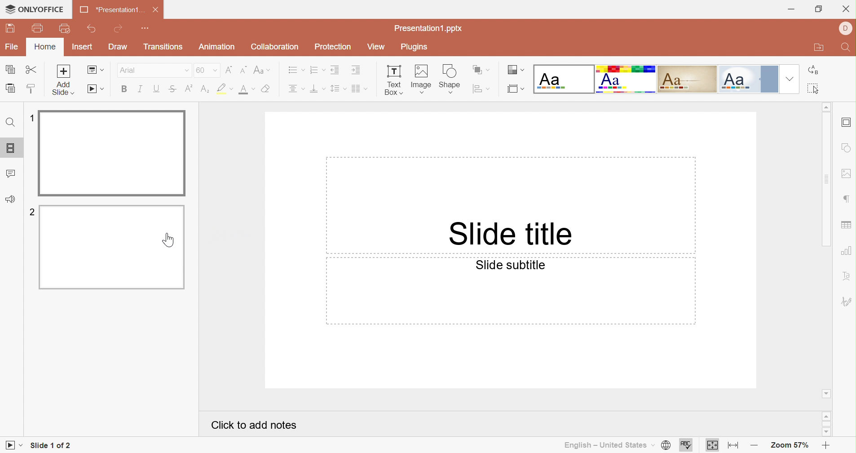  I want to click on Drop Down, so click(789, 80).